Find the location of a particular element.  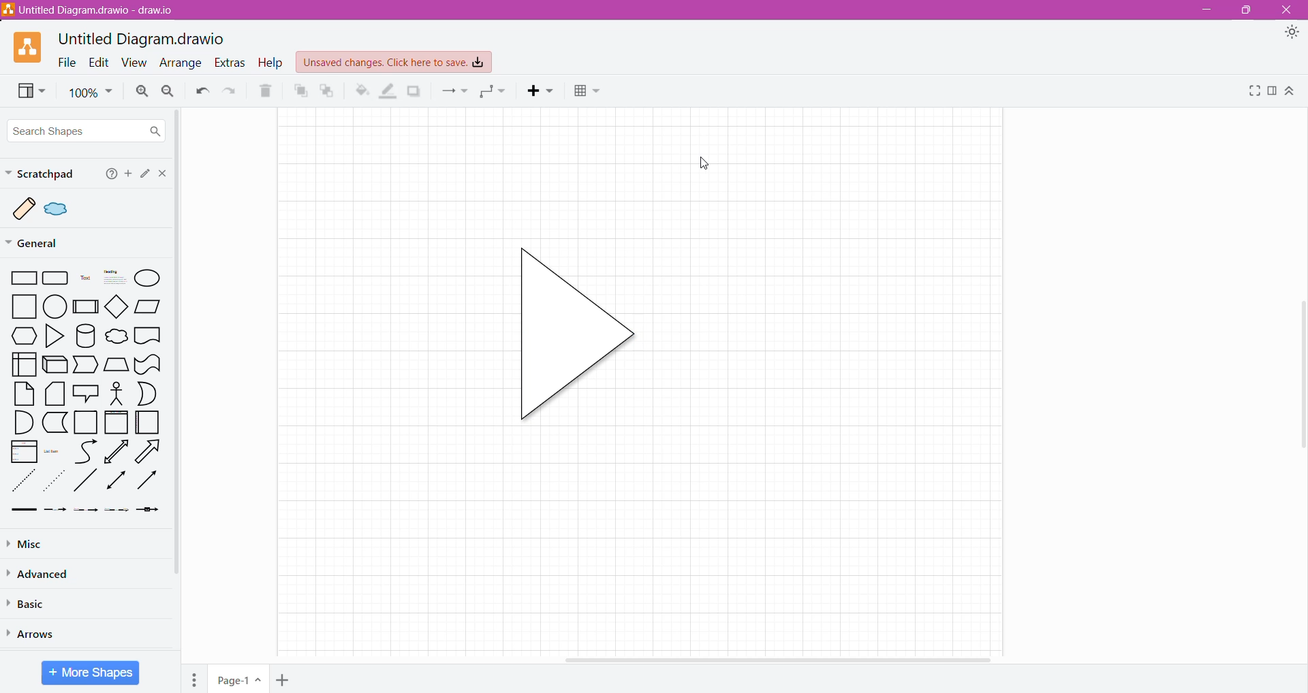

Shadow is located at coordinates (415, 91).